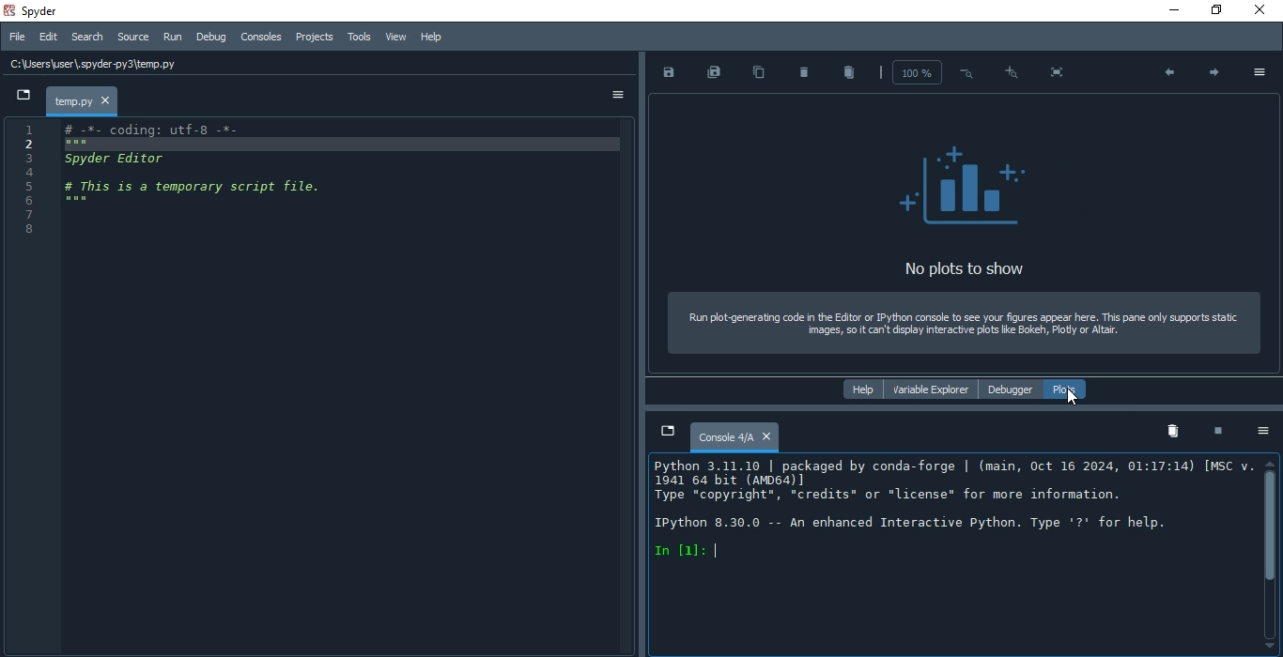 This screenshot has width=1283, height=657. What do you see at coordinates (312, 37) in the screenshot?
I see `Projects` at bounding box center [312, 37].